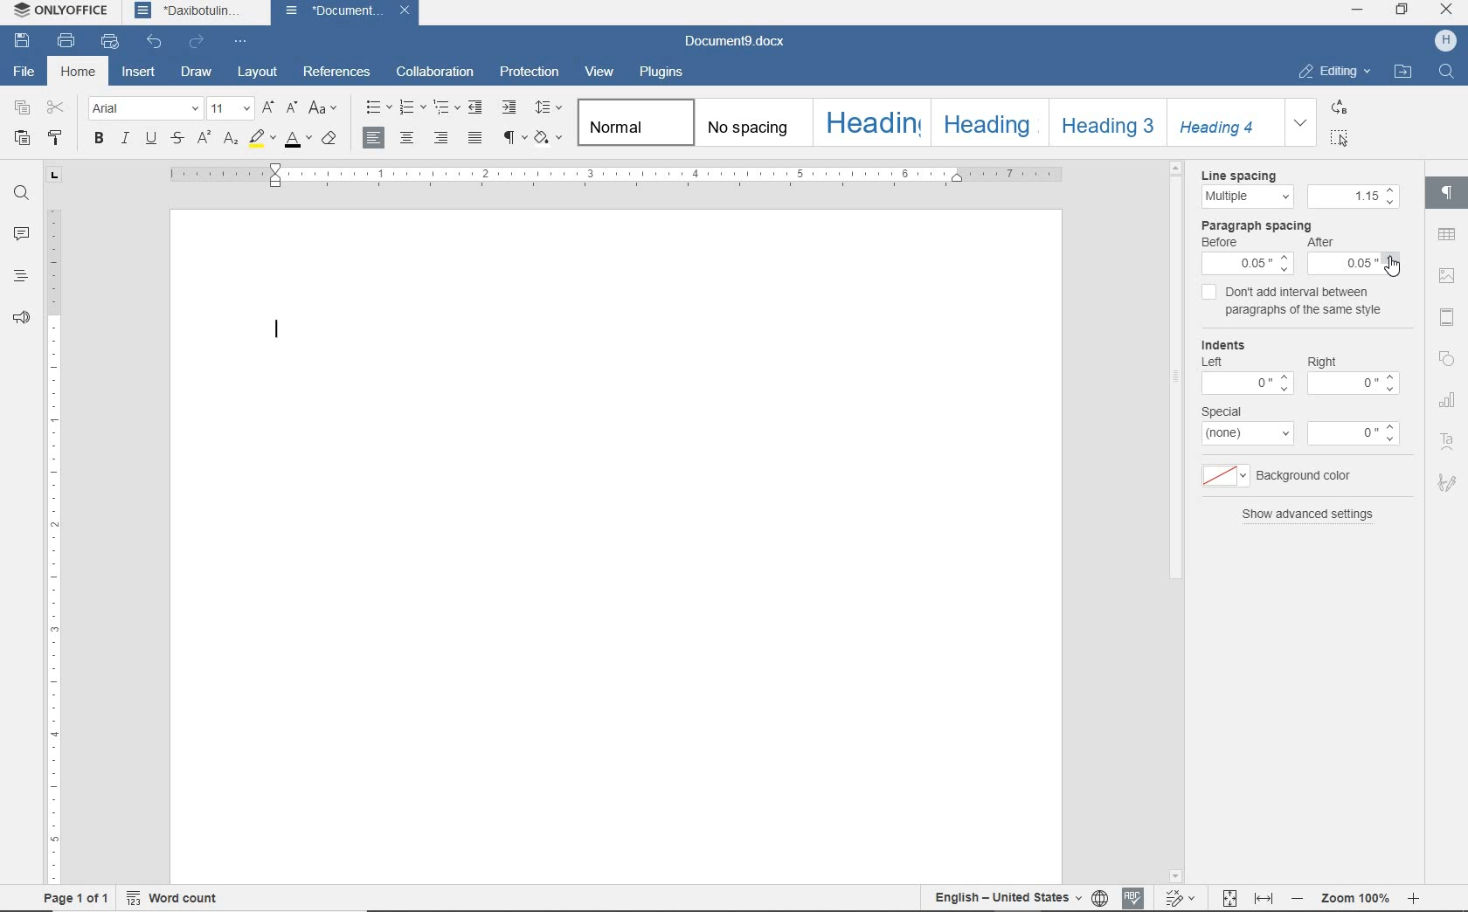  I want to click on quick print, so click(111, 42).